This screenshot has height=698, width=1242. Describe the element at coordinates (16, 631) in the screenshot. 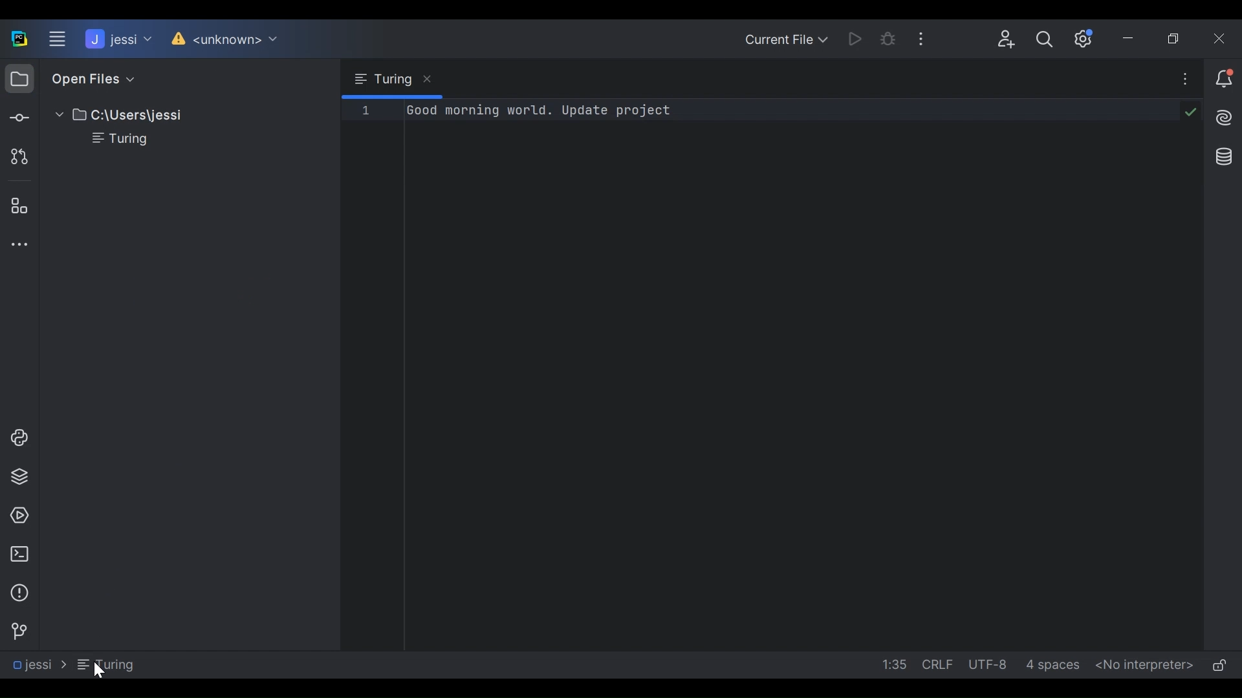

I see `Version Control` at that location.